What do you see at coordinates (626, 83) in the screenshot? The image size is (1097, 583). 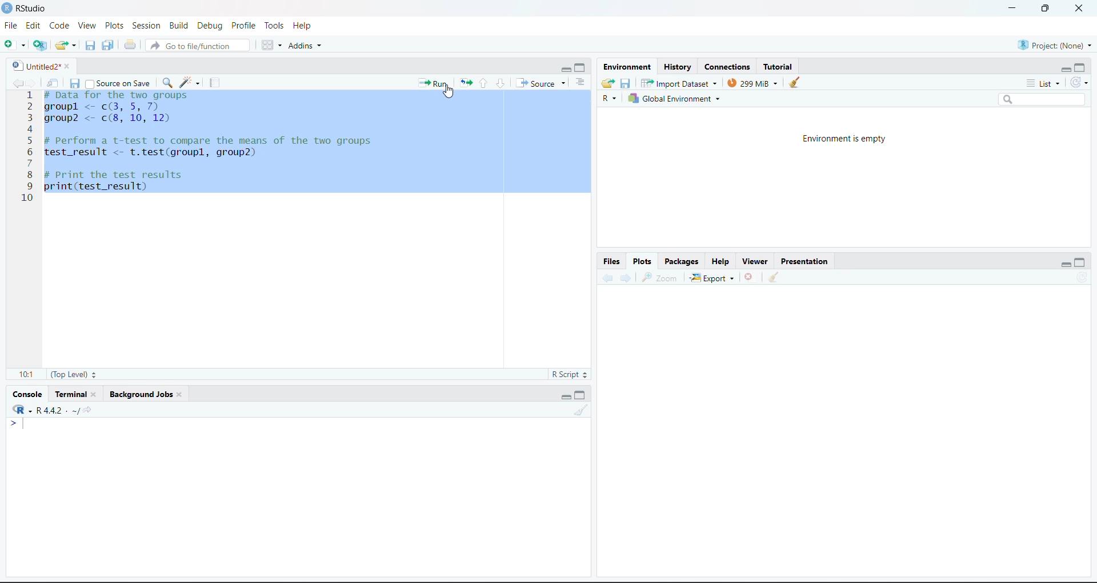 I see `save workspace as` at bounding box center [626, 83].